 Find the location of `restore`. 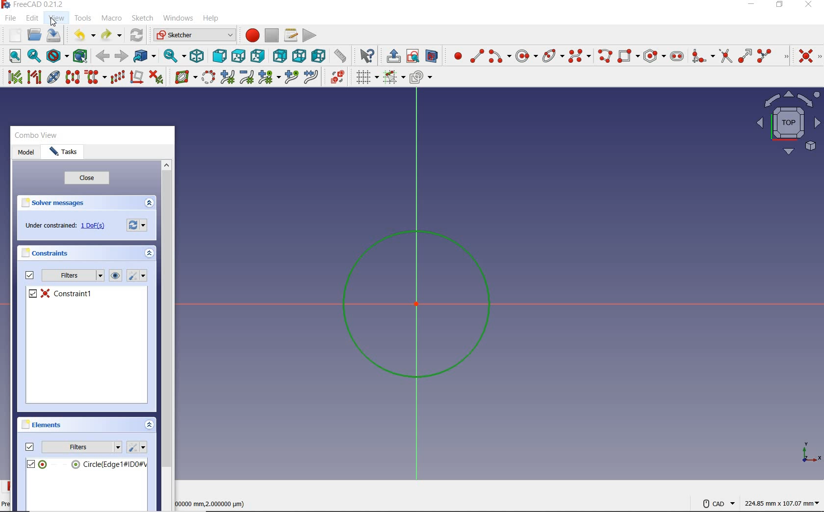

restore is located at coordinates (780, 8).